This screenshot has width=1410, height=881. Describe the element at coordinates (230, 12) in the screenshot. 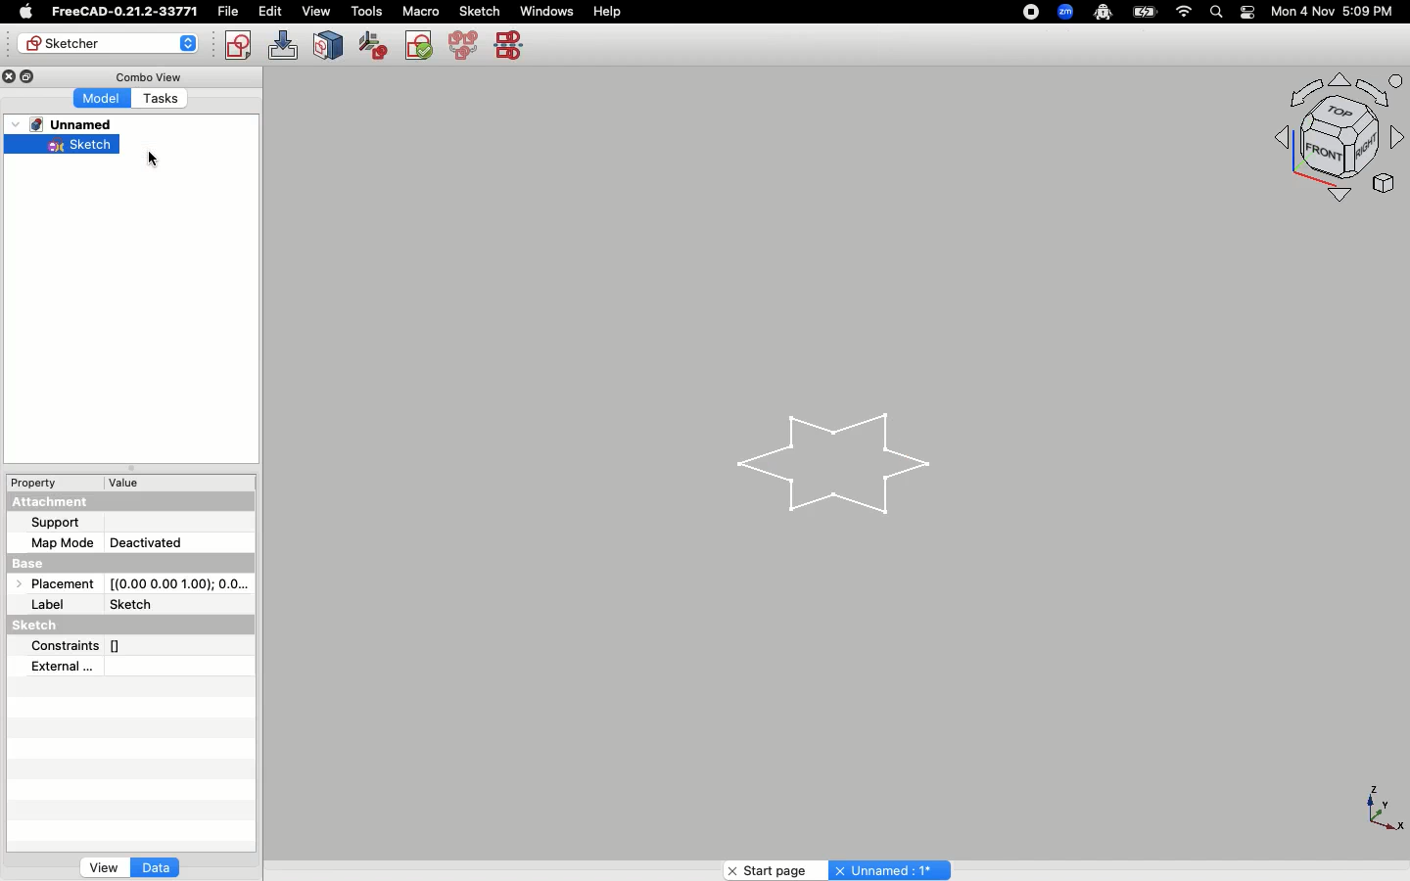

I see `File` at that location.